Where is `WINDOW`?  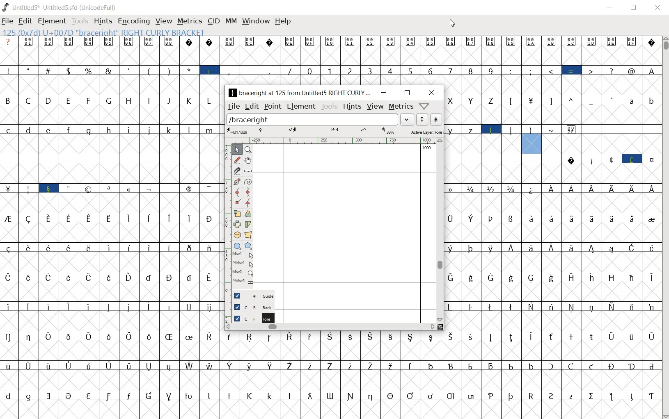 WINDOW is located at coordinates (256, 20).